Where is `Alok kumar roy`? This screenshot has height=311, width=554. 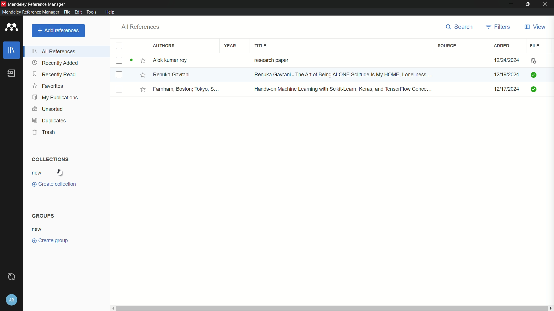
Alok kumar roy is located at coordinates (171, 60).